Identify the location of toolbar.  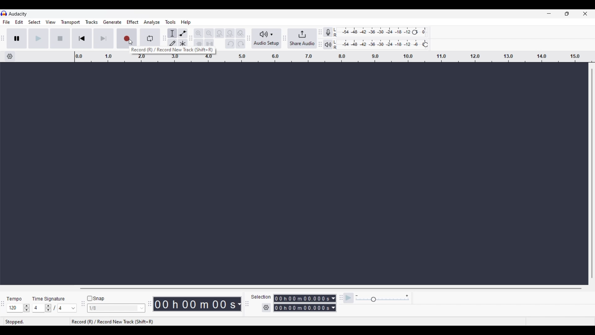
(4, 38).